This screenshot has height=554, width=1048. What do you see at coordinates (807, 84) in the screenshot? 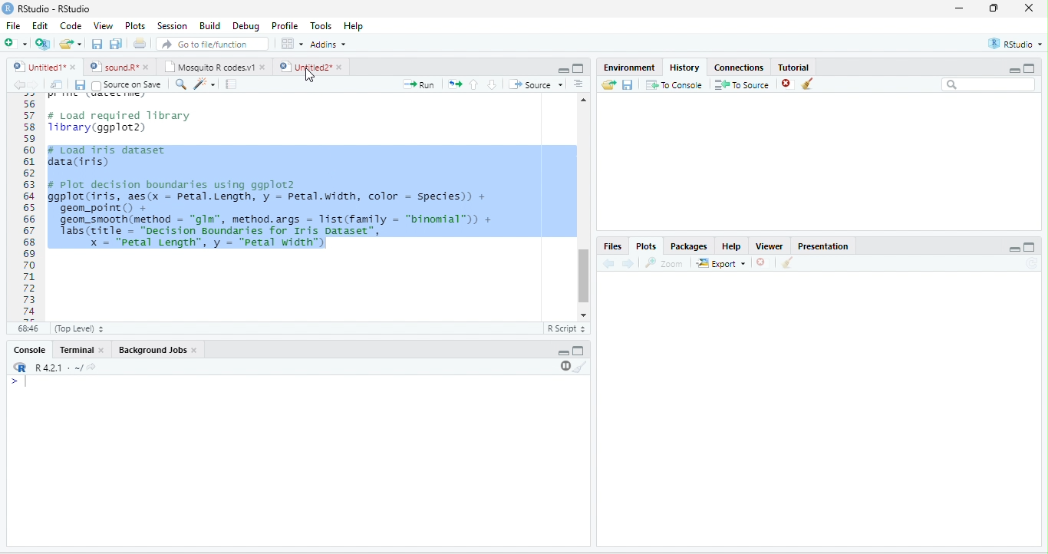
I see `clear` at bounding box center [807, 84].